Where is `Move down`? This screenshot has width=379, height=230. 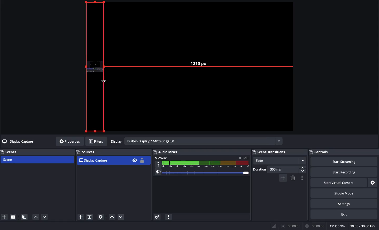 Move down is located at coordinates (45, 217).